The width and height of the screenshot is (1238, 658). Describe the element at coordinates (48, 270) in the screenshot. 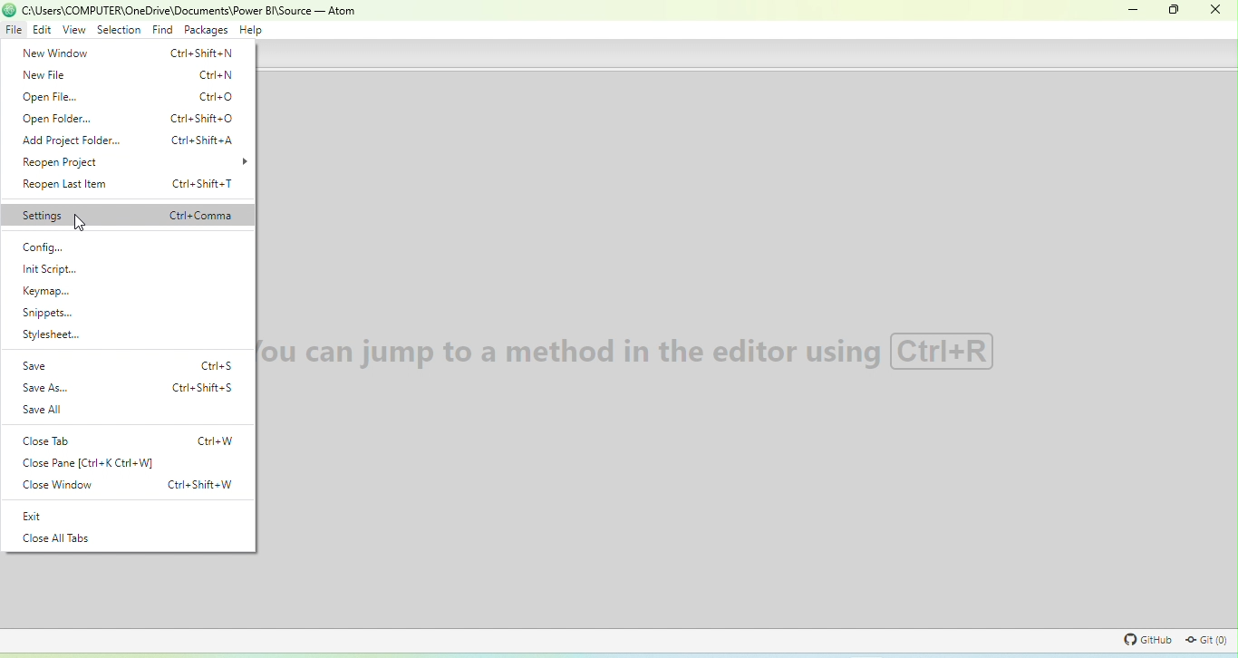

I see `init script` at that location.